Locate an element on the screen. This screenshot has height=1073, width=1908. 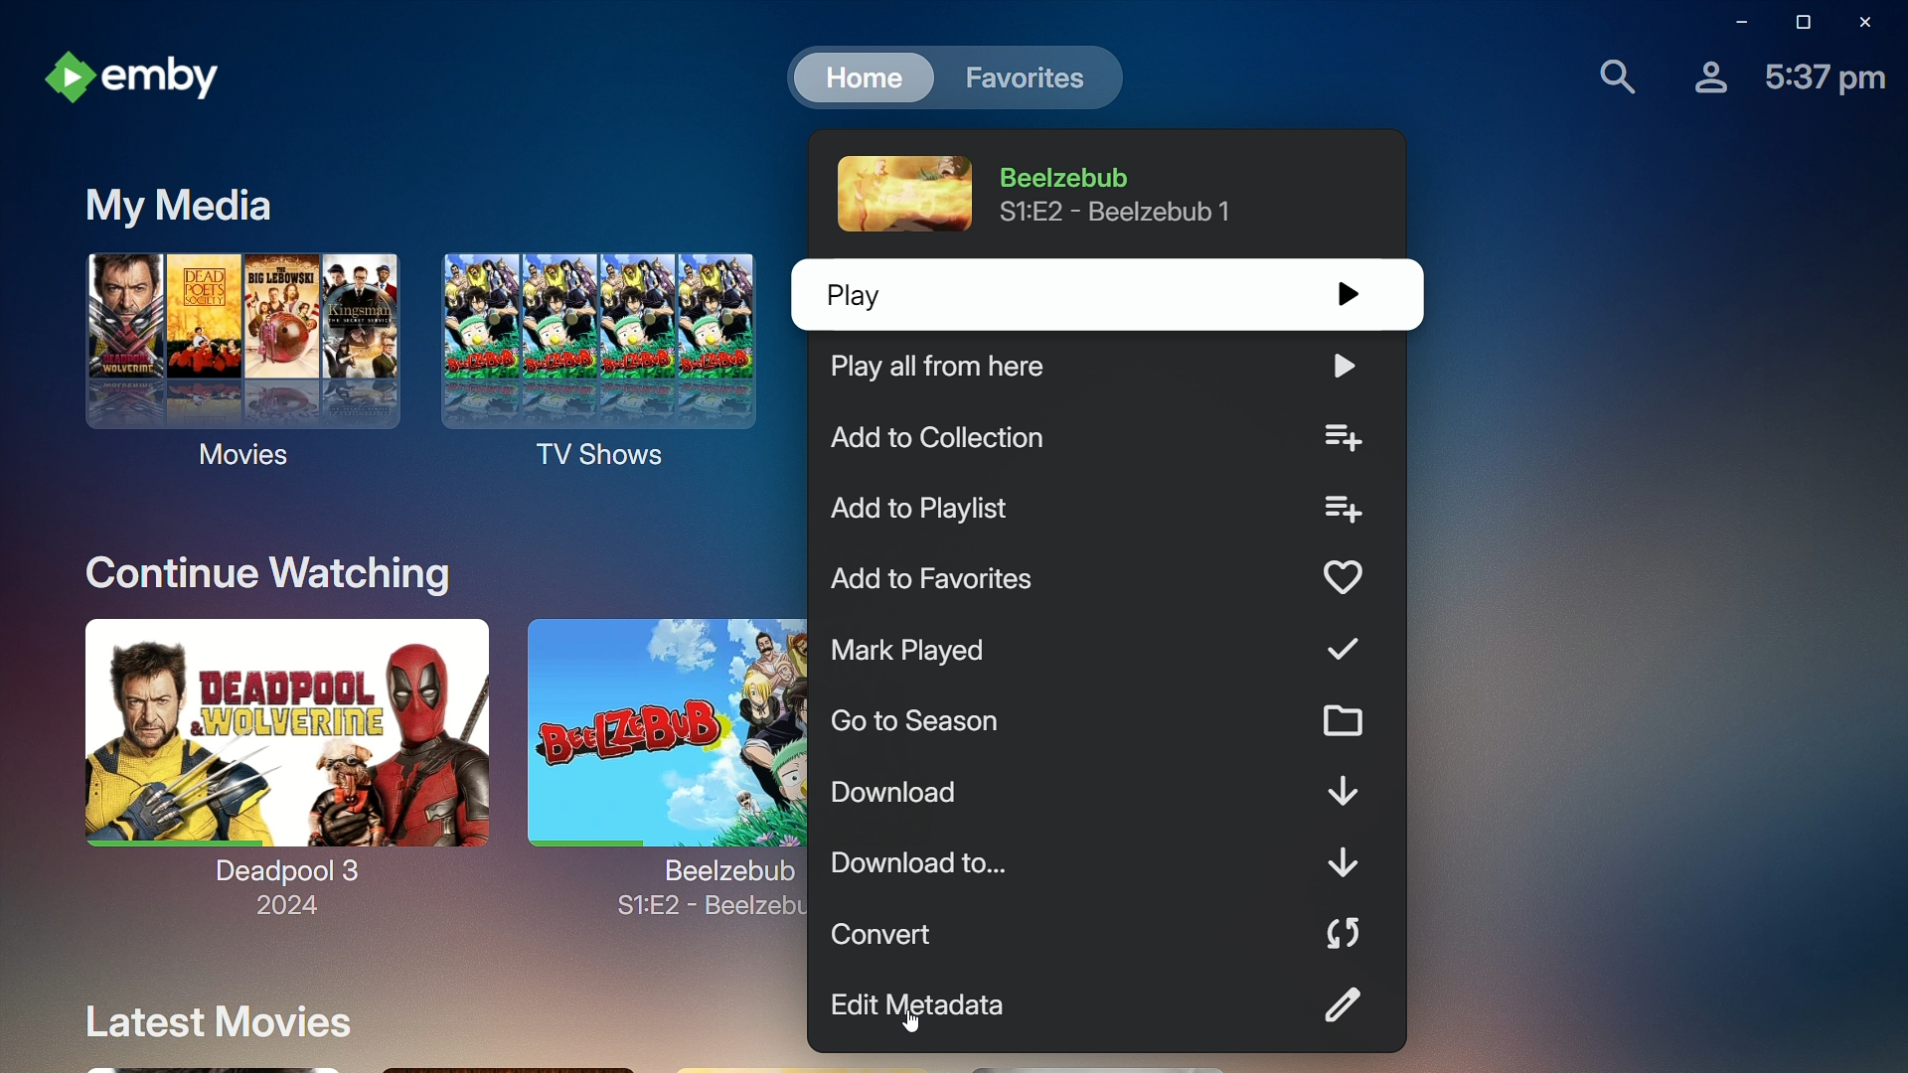
Mark played is located at coordinates (1105, 650).